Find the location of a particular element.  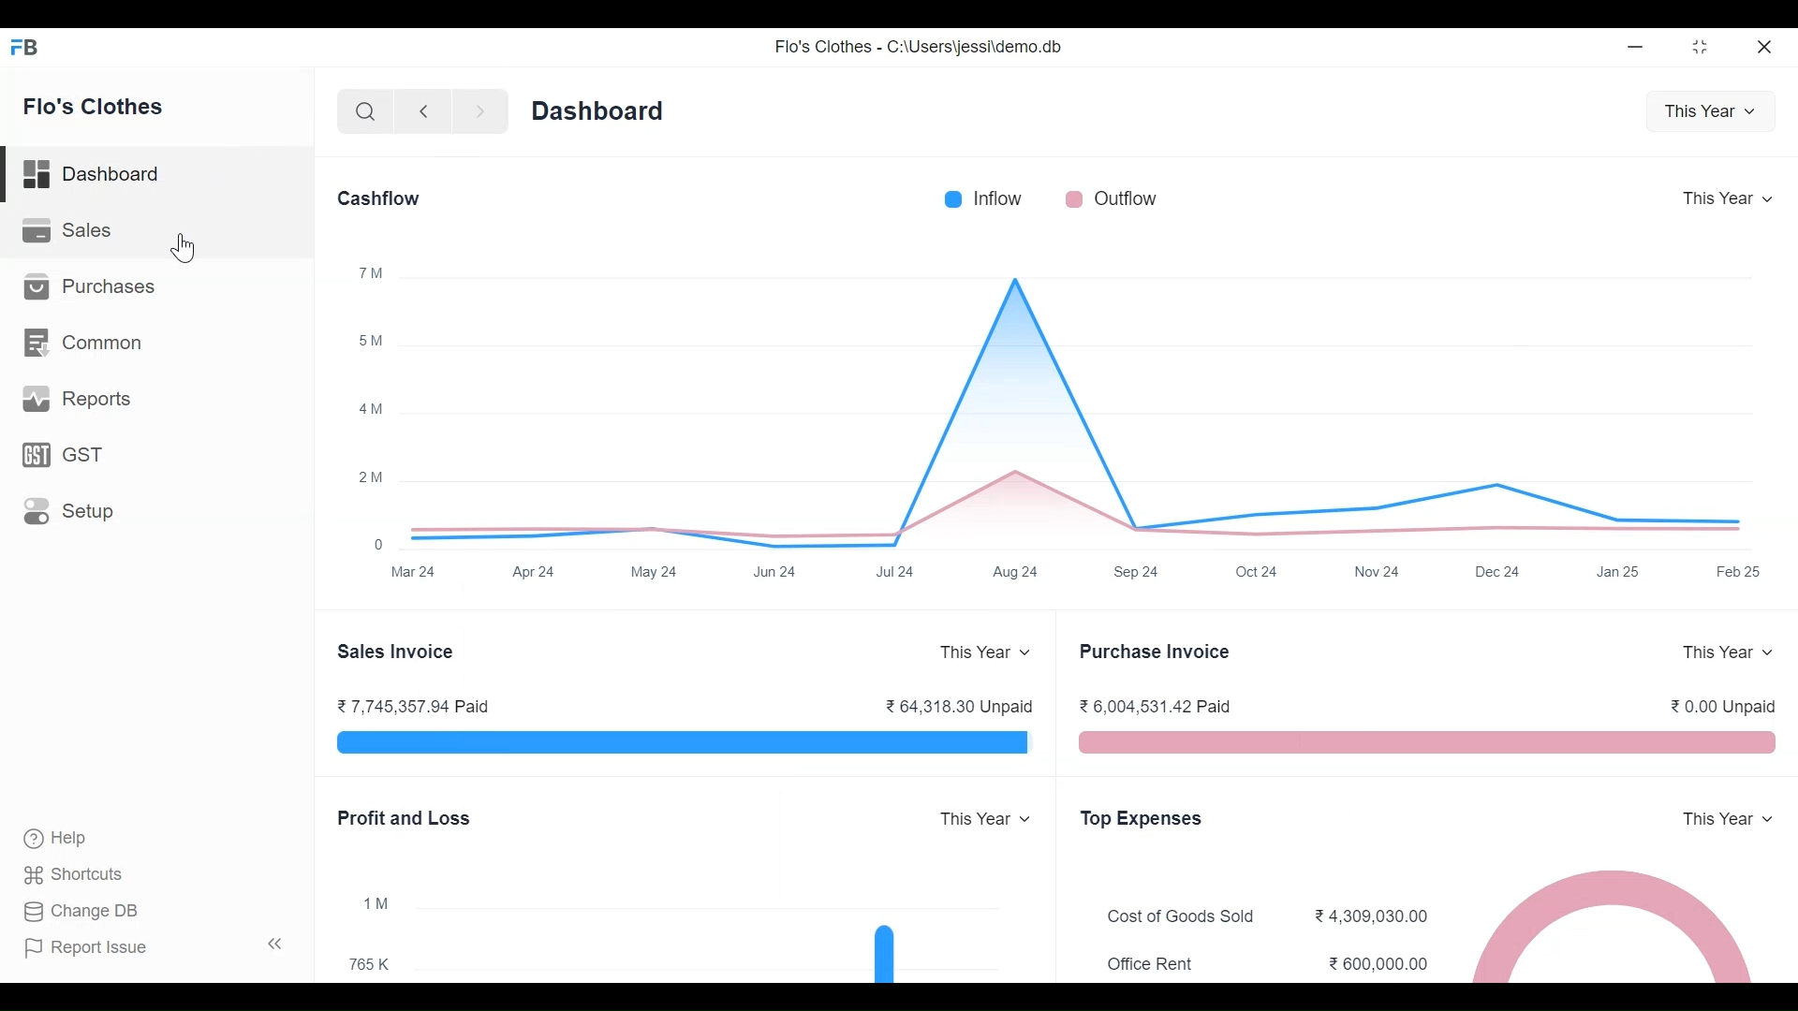

Jul 24 is located at coordinates (899, 570).